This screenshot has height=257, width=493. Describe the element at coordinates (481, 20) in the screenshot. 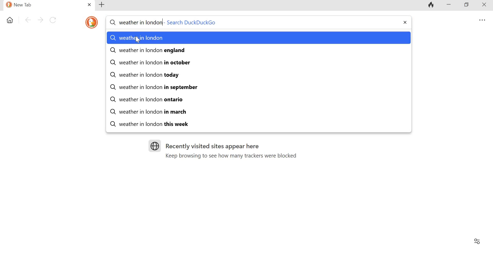

I see `Overflow menu` at that location.